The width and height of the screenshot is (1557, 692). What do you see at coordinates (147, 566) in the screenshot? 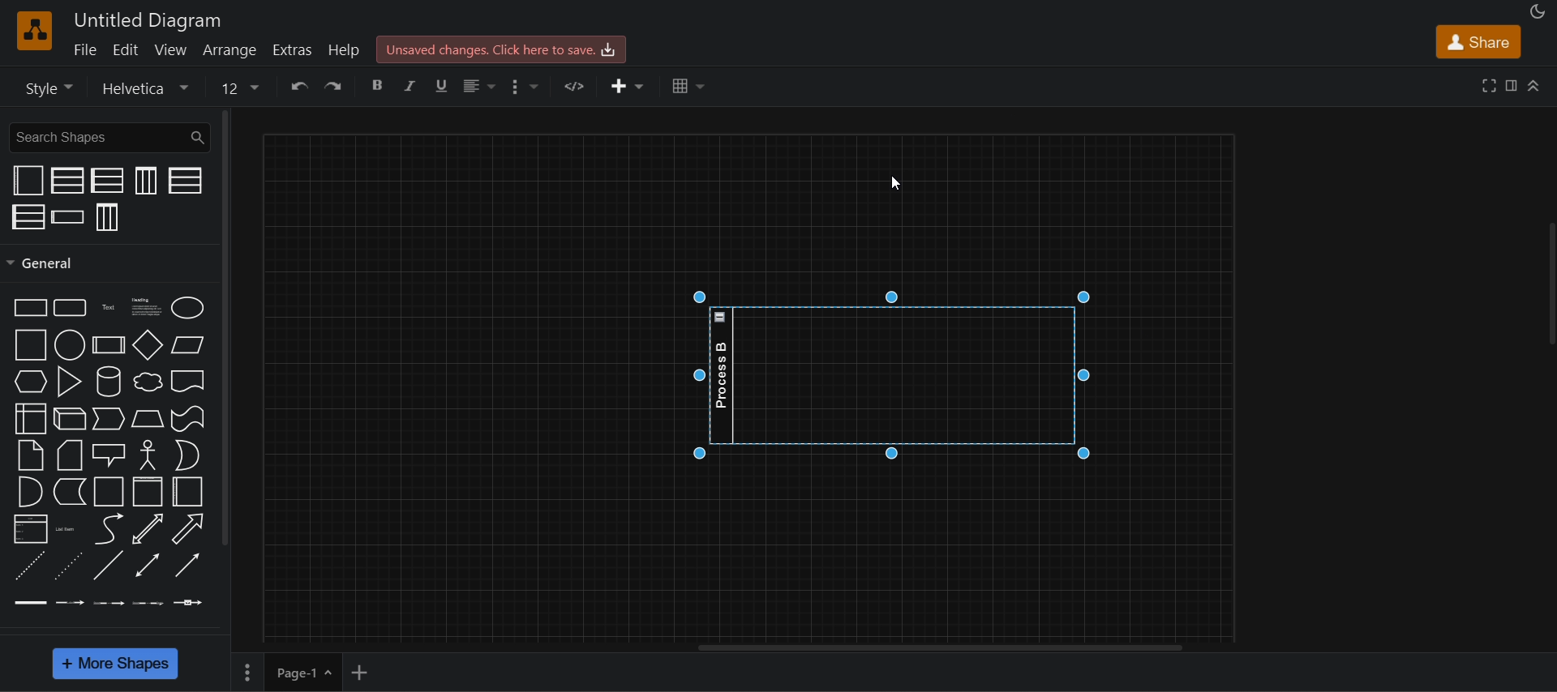
I see `bidirectional connector` at bounding box center [147, 566].